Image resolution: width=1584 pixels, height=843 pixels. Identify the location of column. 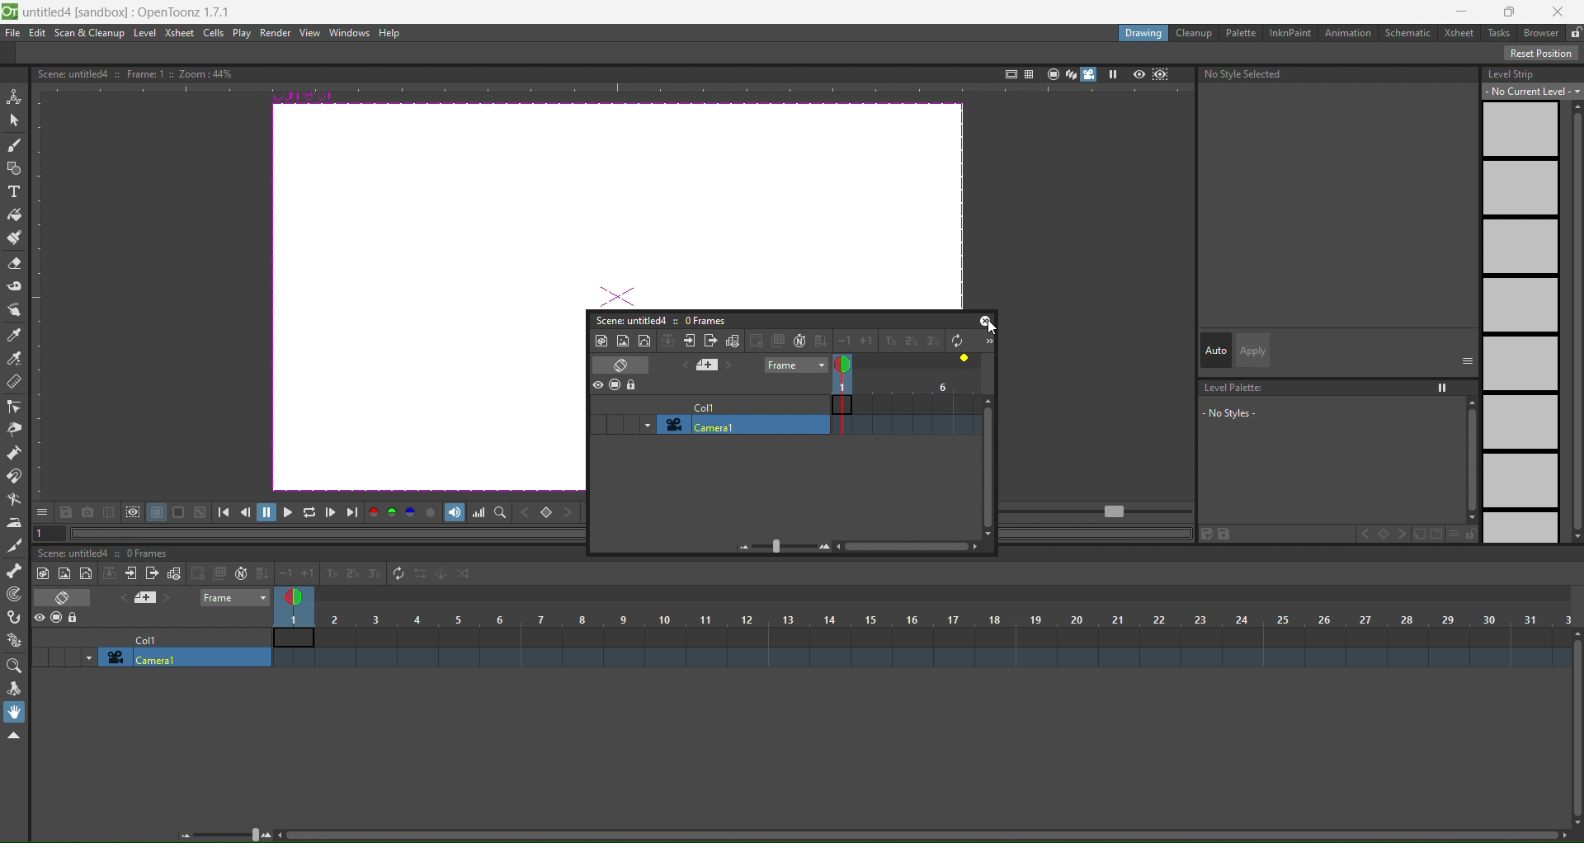
(924, 619).